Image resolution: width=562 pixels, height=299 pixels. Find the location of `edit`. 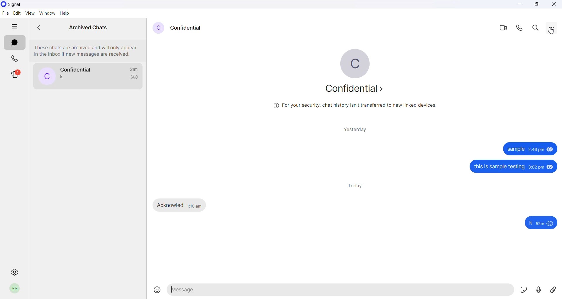

edit is located at coordinates (16, 13).